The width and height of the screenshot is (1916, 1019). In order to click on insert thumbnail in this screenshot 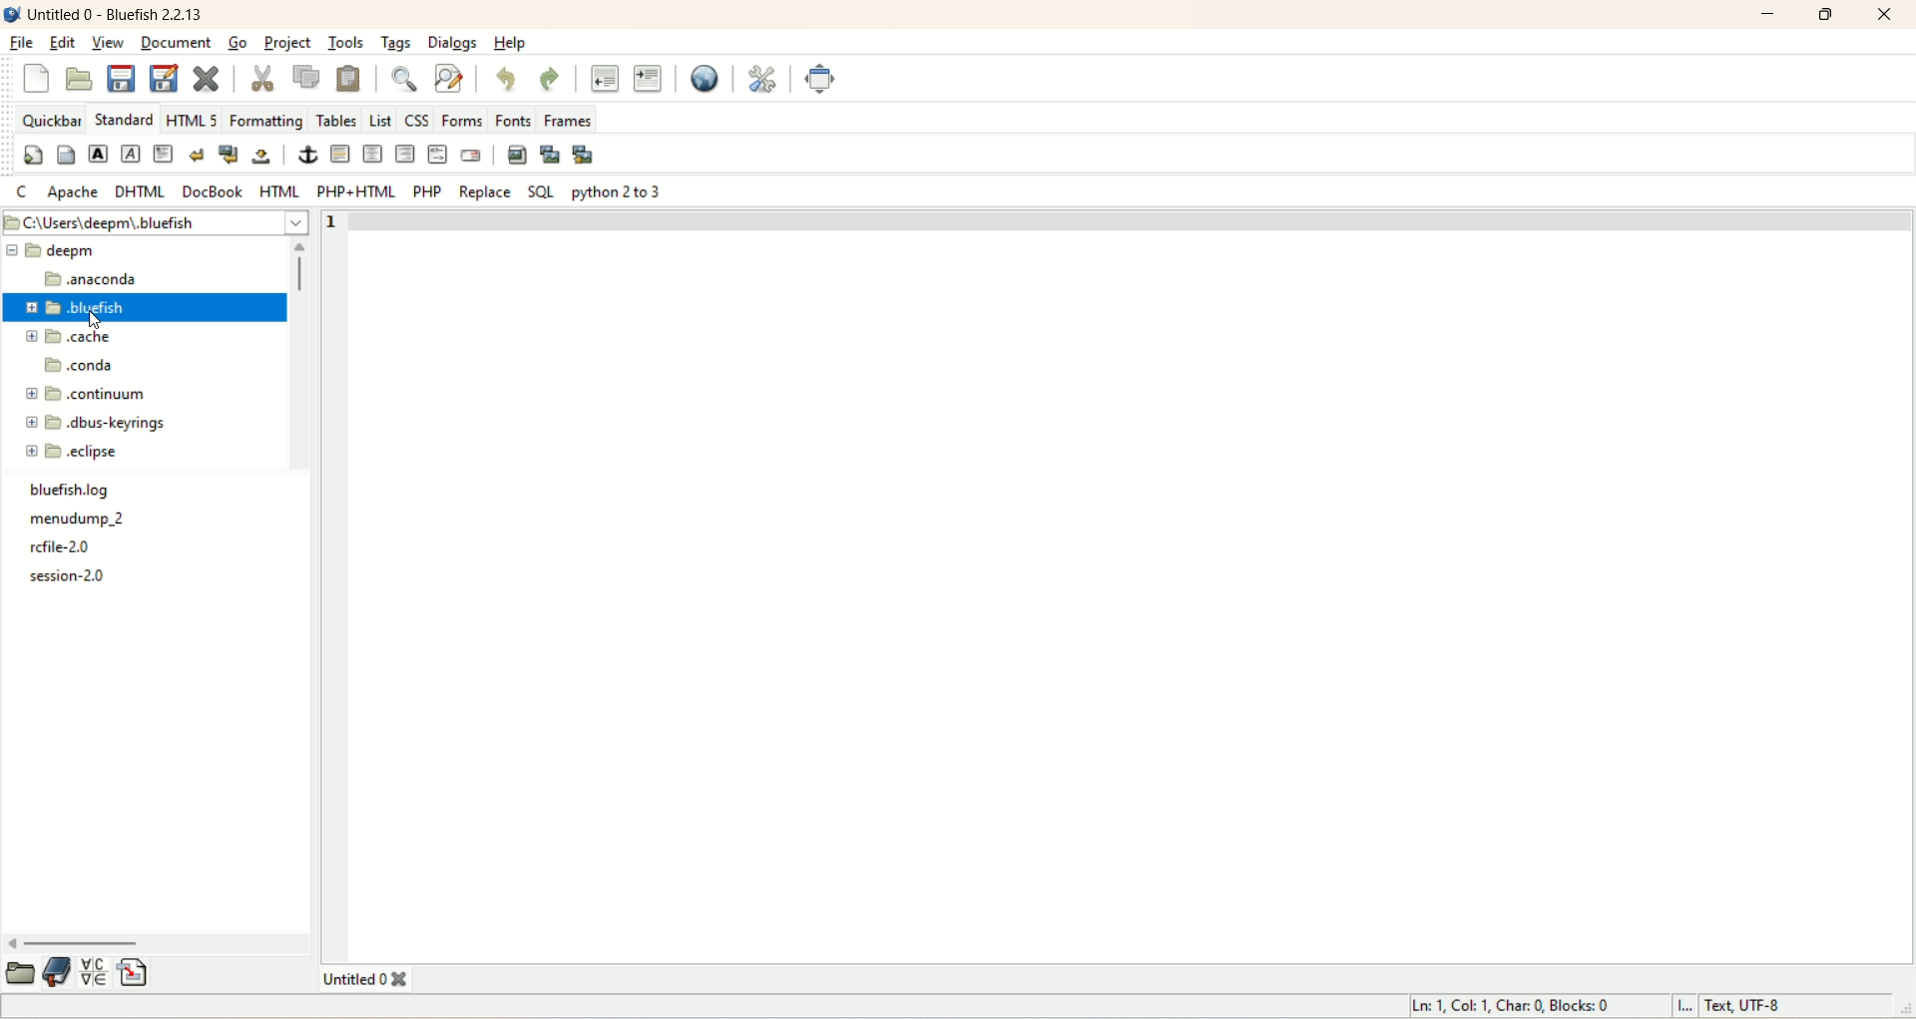, I will do `click(552, 154)`.